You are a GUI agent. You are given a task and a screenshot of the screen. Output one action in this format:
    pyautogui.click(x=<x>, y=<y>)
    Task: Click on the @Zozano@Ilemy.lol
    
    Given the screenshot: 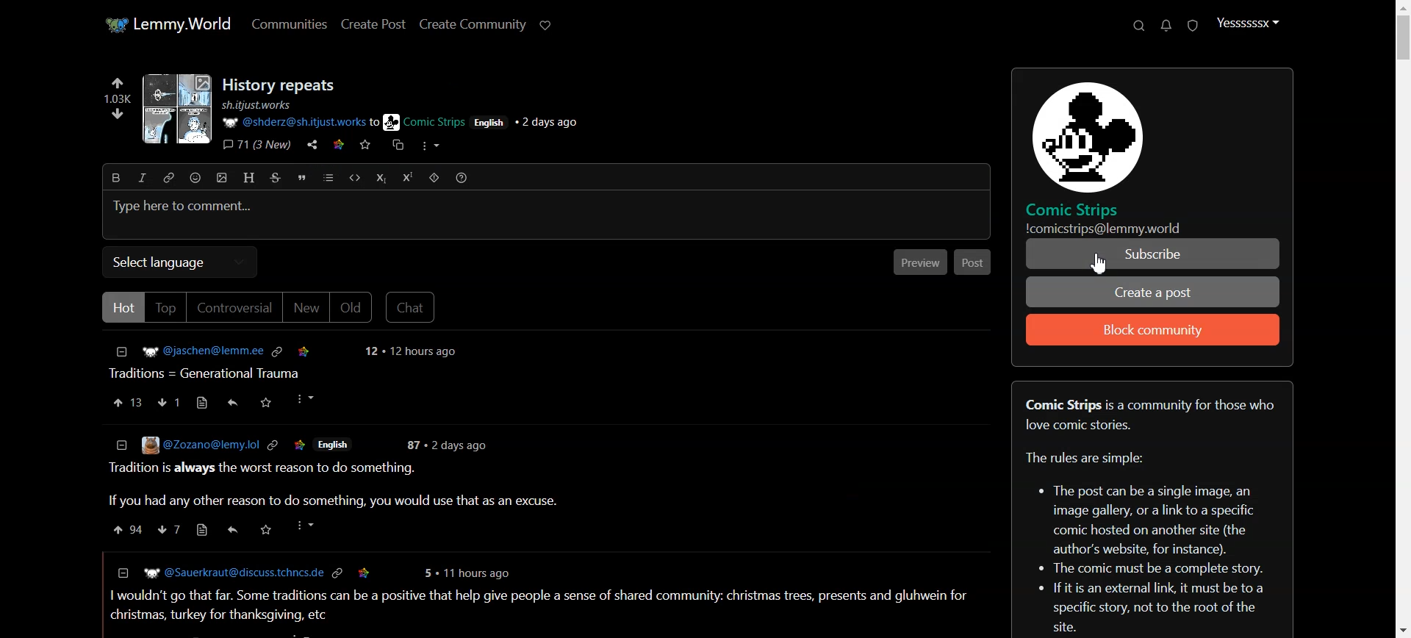 What is the action you would take?
    pyautogui.click(x=184, y=445)
    